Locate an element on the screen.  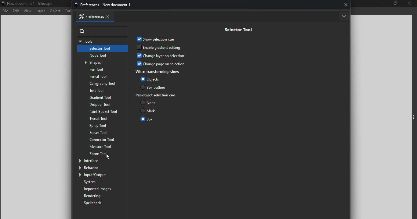
cursor is located at coordinates (108, 157).